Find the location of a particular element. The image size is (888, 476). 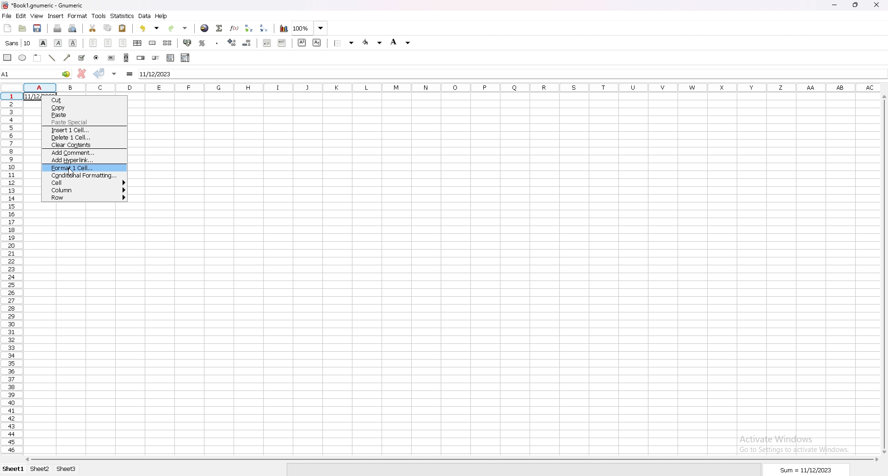

function is located at coordinates (234, 28).